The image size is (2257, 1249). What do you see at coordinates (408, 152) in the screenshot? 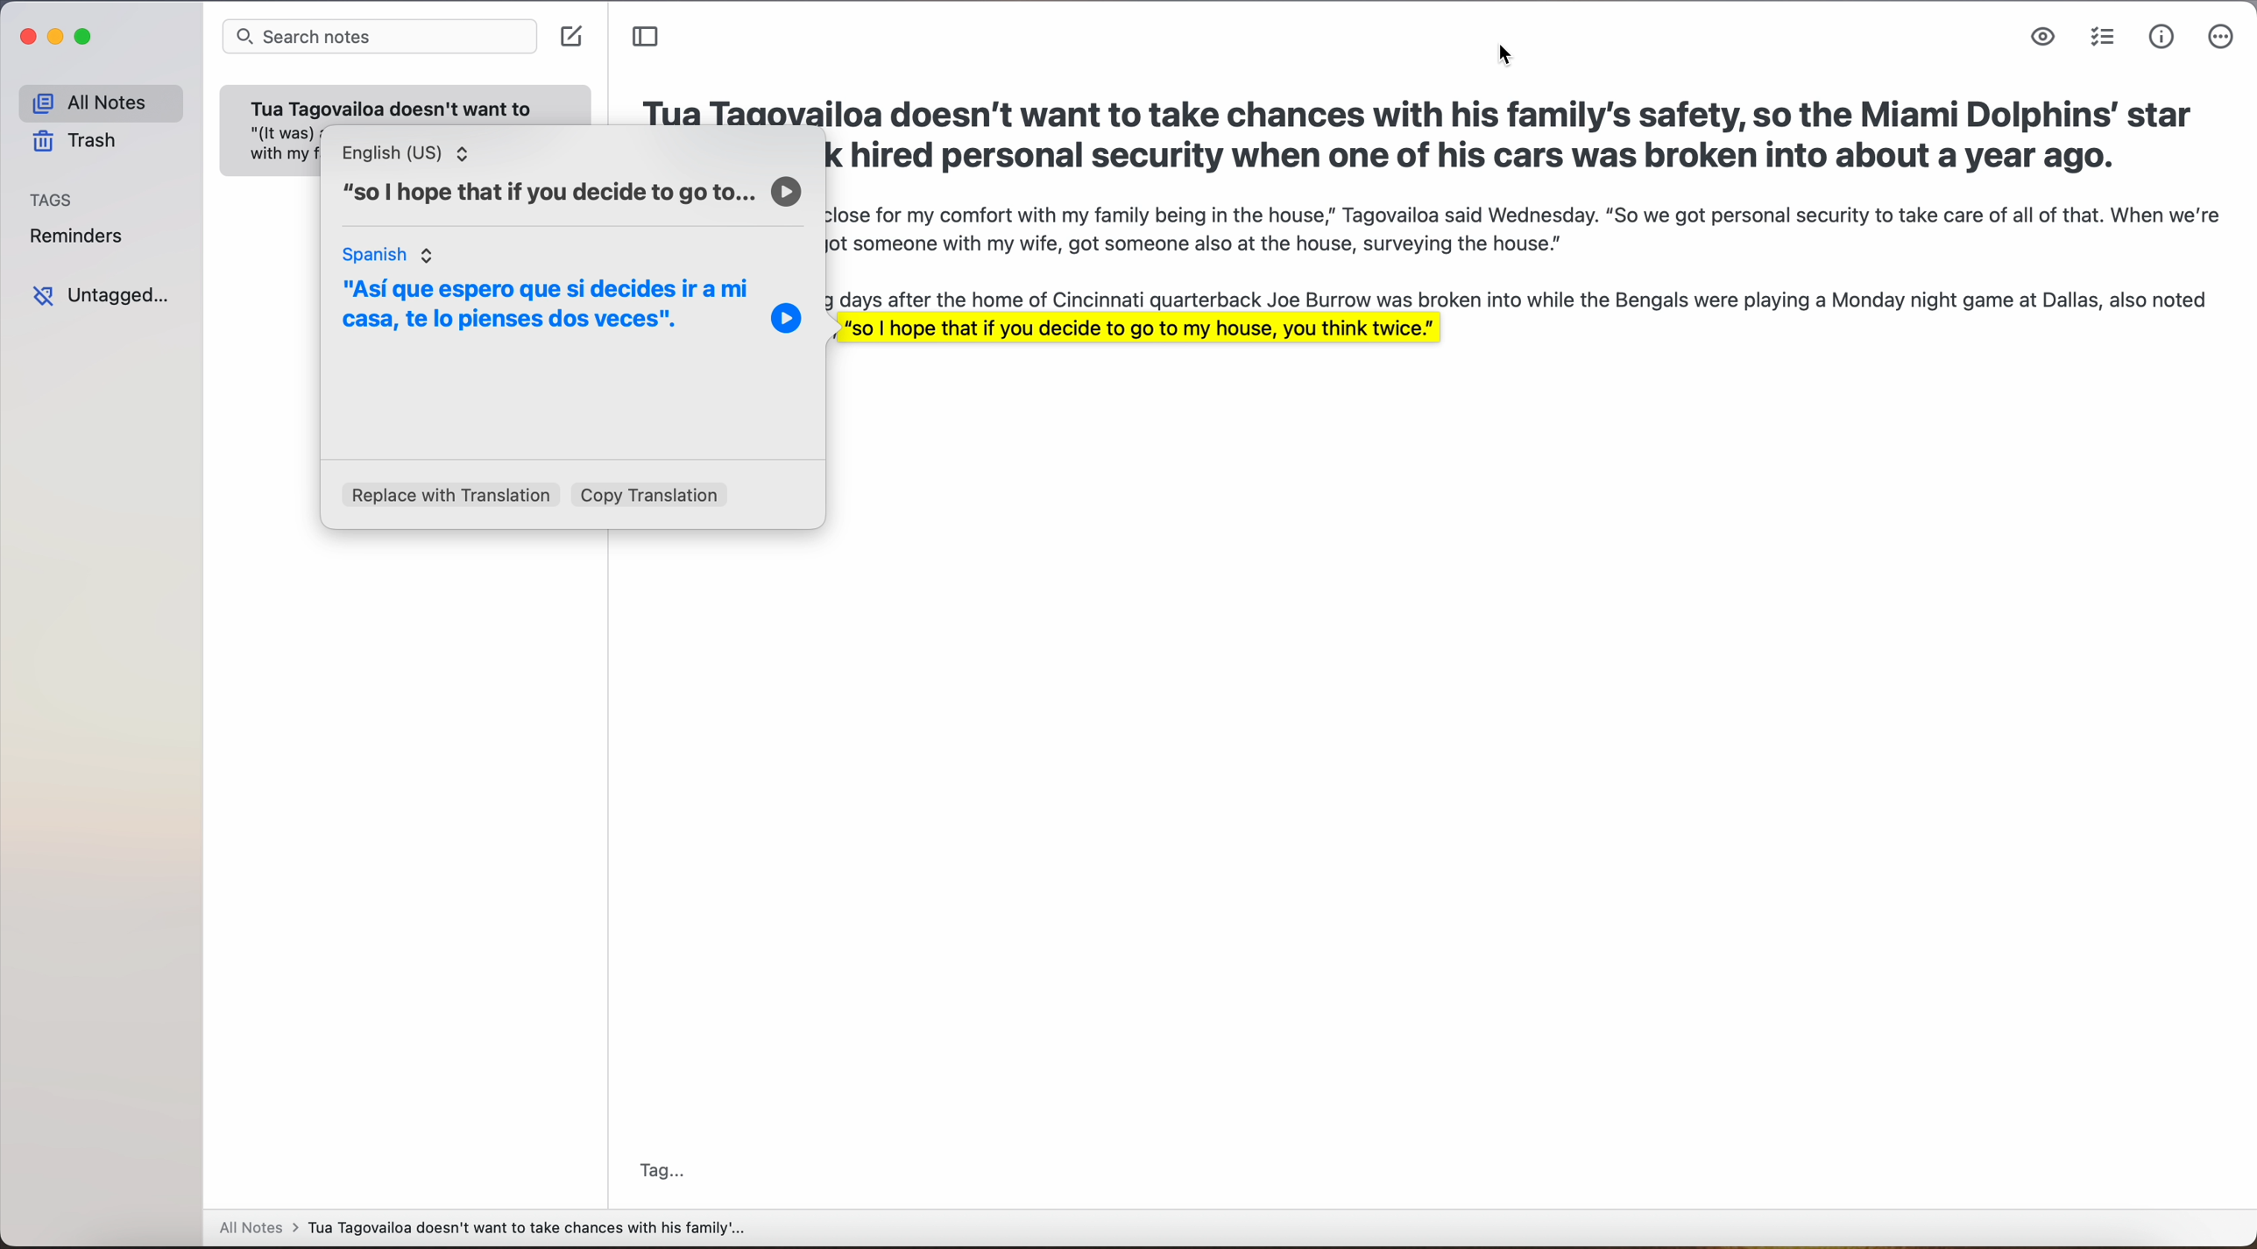
I see `English (US) ` at bounding box center [408, 152].